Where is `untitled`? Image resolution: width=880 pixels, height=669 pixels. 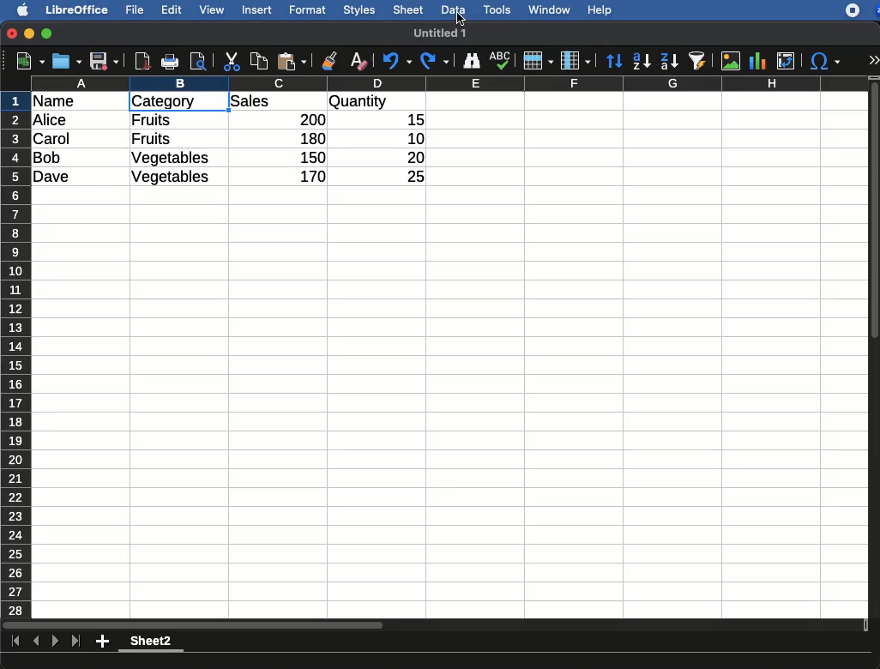 untitled is located at coordinates (433, 33).